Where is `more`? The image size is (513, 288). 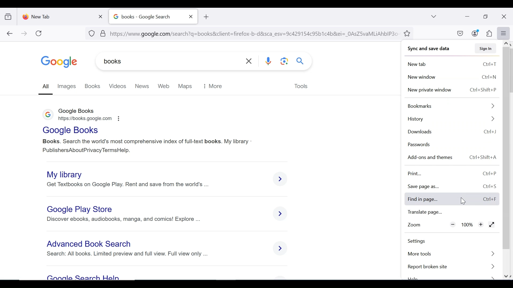
more is located at coordinates (214, 86).